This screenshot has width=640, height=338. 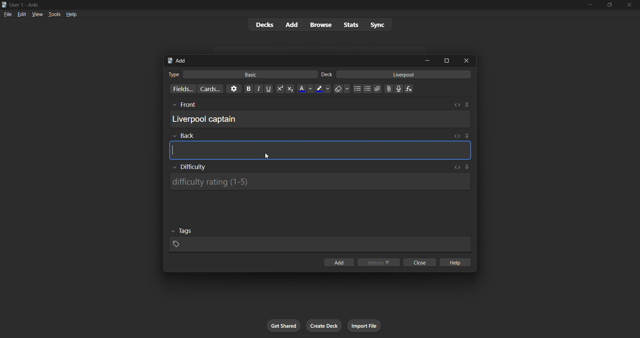 What do you see at coordinates (404, 74) in the screenshot?
I see `card deck input` at bounding box center [404, 74].